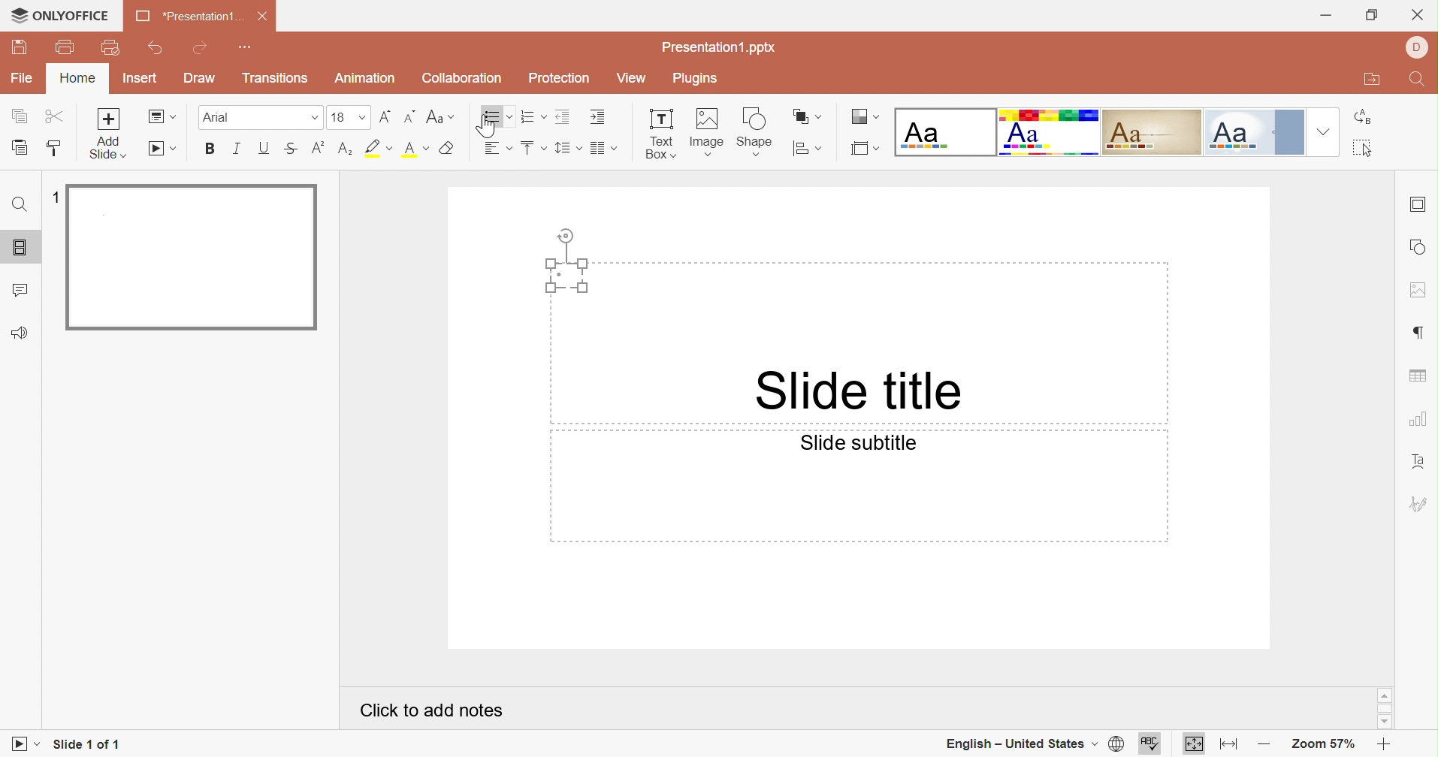 Image resolution: width=1438 pixels, height=757 pixels. What do you see at coordinates (598, 148) in the screenshot?
I see `Merge and center` at bounding box center [598, 148].